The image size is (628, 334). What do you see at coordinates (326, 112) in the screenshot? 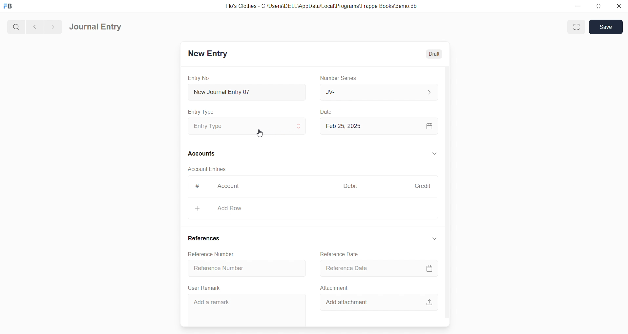
I see `Date` at bounding box center [326, 112].